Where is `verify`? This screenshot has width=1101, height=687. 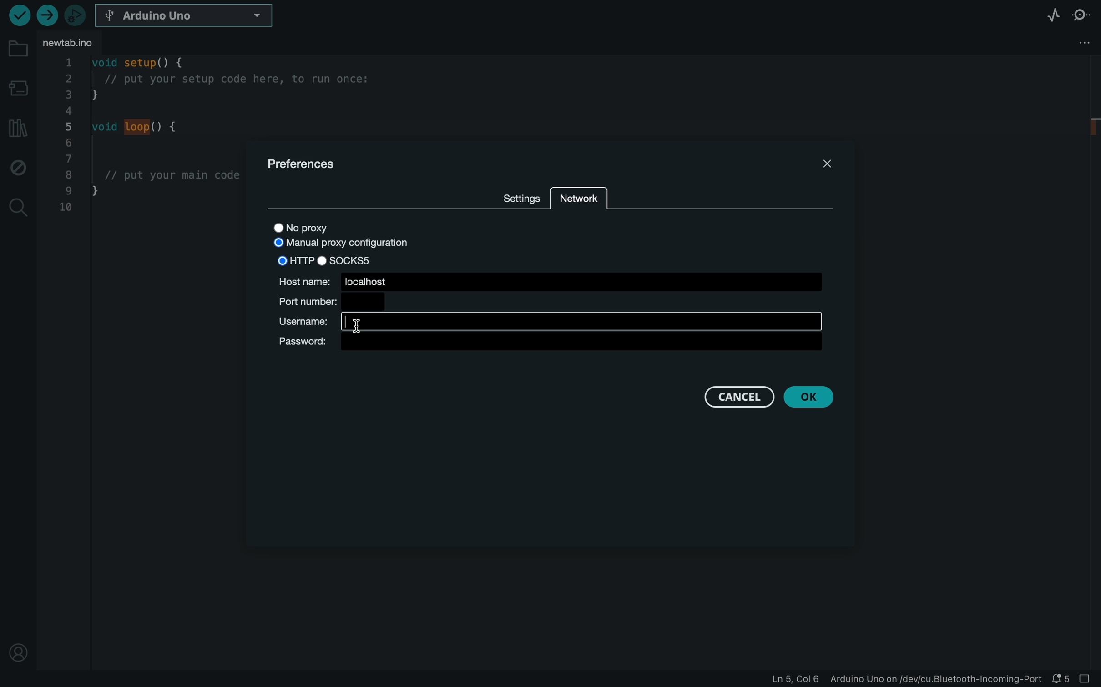
verify is located at coordinates (18, 15).